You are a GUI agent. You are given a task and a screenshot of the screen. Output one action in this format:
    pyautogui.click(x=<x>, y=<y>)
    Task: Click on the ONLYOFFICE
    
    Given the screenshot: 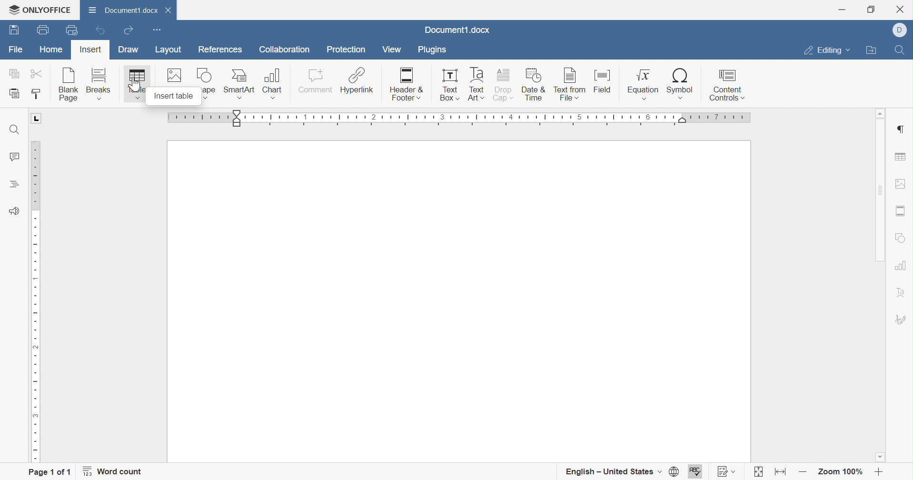 What is the action you would take?
    pyautogui.click(x=43, y=10)
    